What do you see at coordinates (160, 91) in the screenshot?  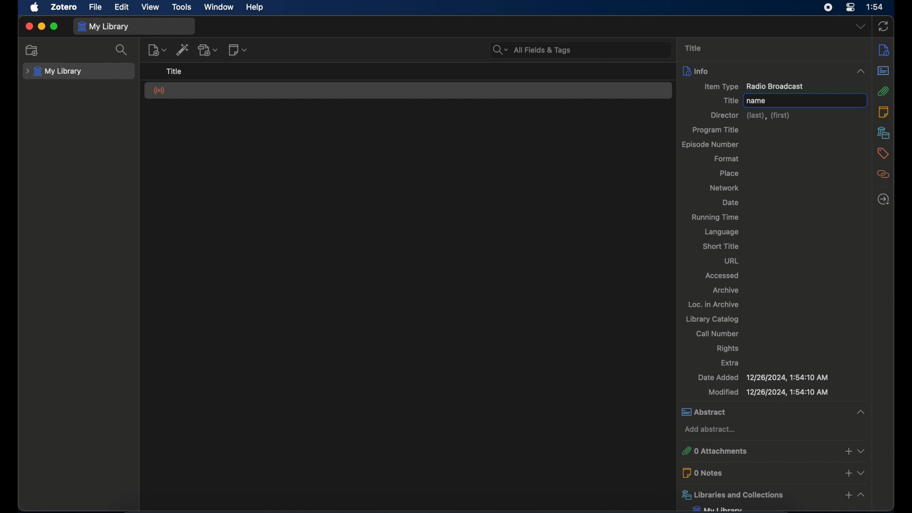 I see `radio broadcast` at bounding box center [160, 91].